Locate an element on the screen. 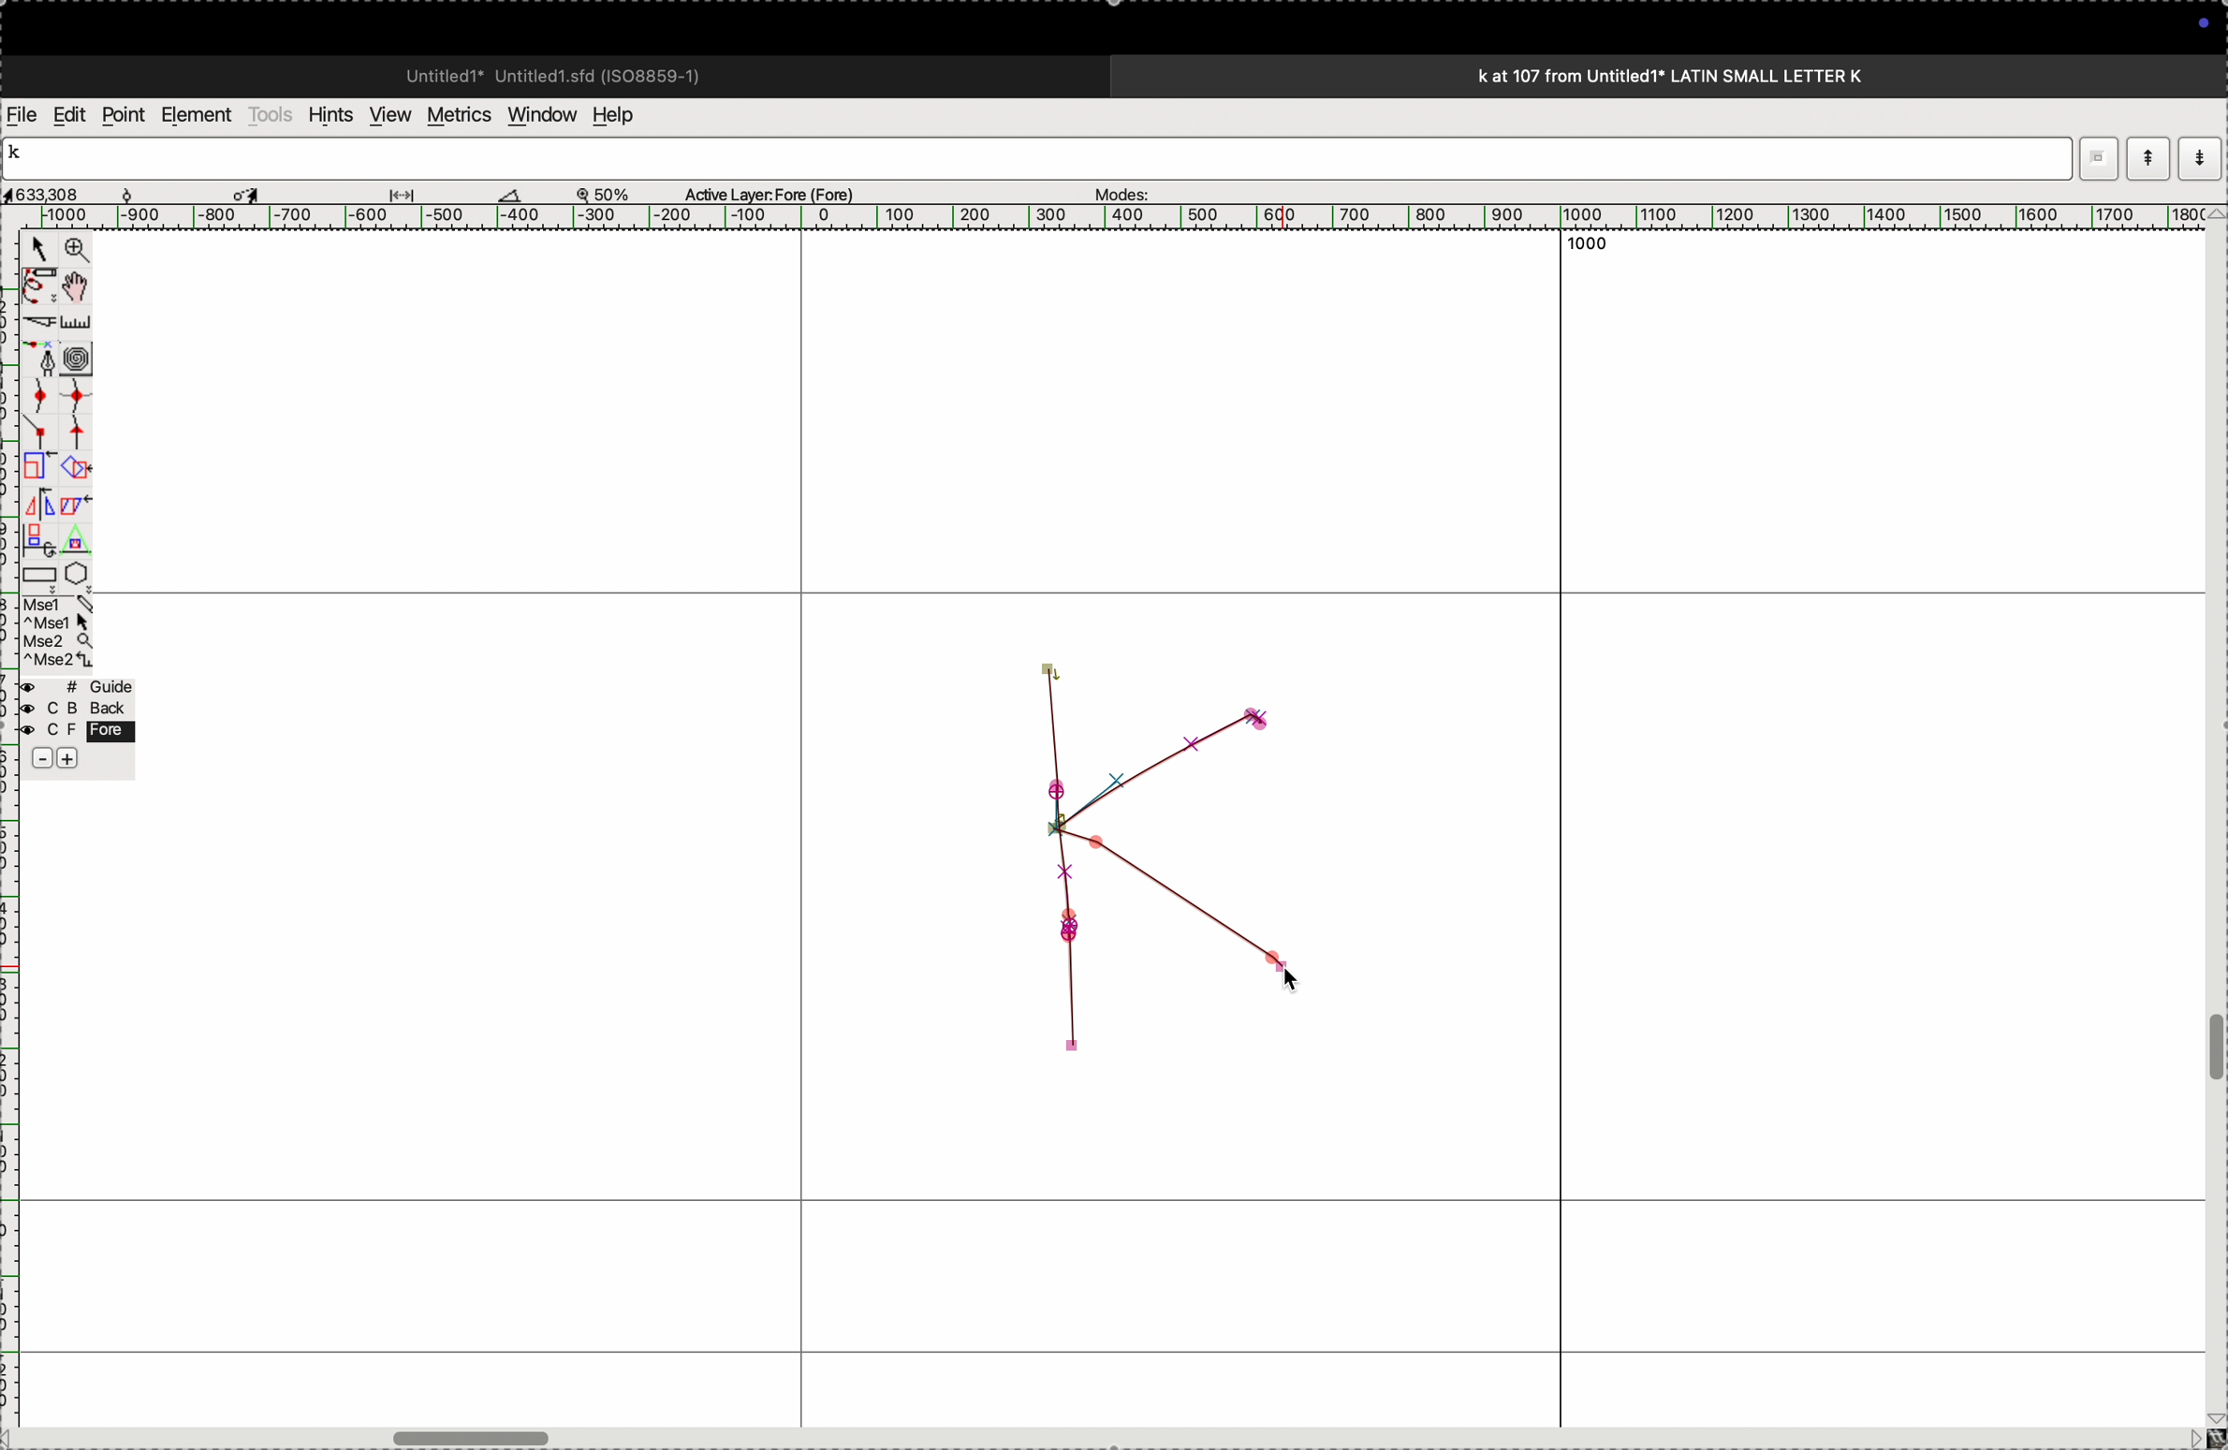 This screenshot has height=1450, width=2228. file is located at coordinates (22, 115).